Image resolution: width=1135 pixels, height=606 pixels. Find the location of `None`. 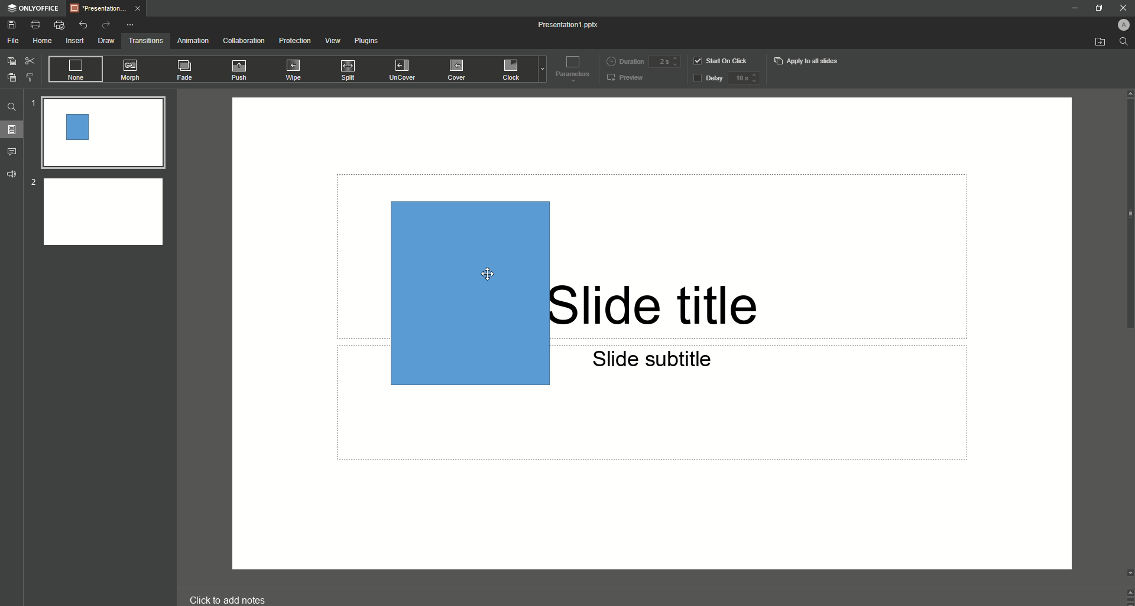

None is located at coordinates (77, 69).